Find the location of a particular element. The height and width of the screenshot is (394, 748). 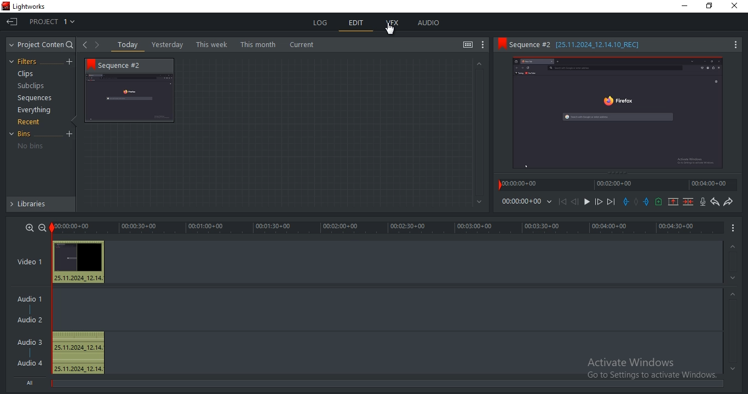

subclips is located at coordinates (33, 86).